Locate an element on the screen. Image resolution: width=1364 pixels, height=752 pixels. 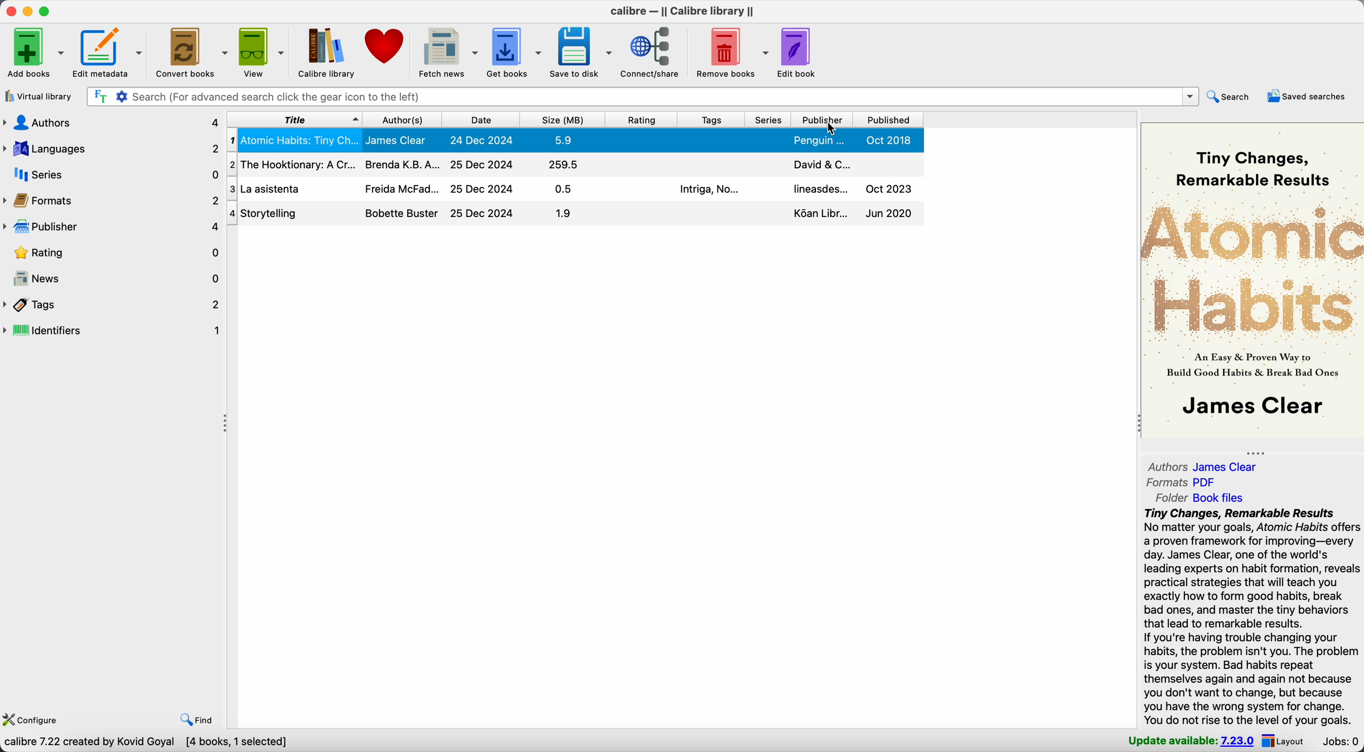
published is located at coordinates (889, 119).